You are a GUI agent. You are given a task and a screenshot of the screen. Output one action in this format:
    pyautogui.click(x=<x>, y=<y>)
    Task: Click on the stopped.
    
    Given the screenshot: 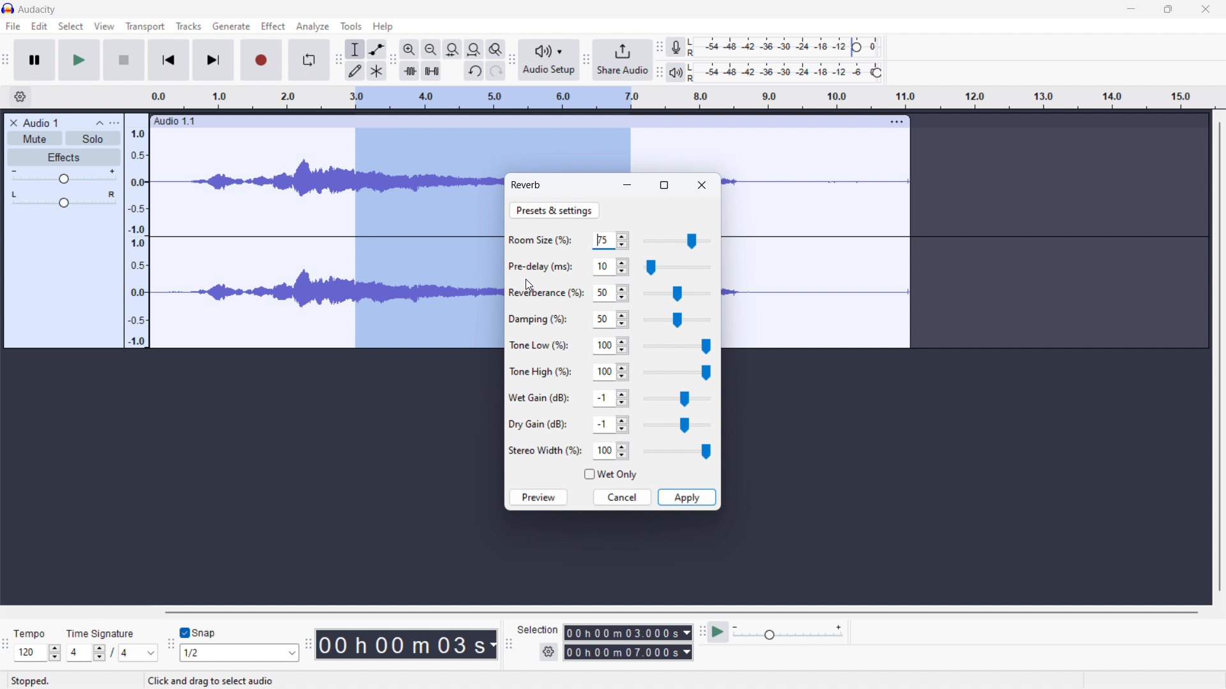 What is the action you would take?
    pyautogui.click(x=31, y=681)
    